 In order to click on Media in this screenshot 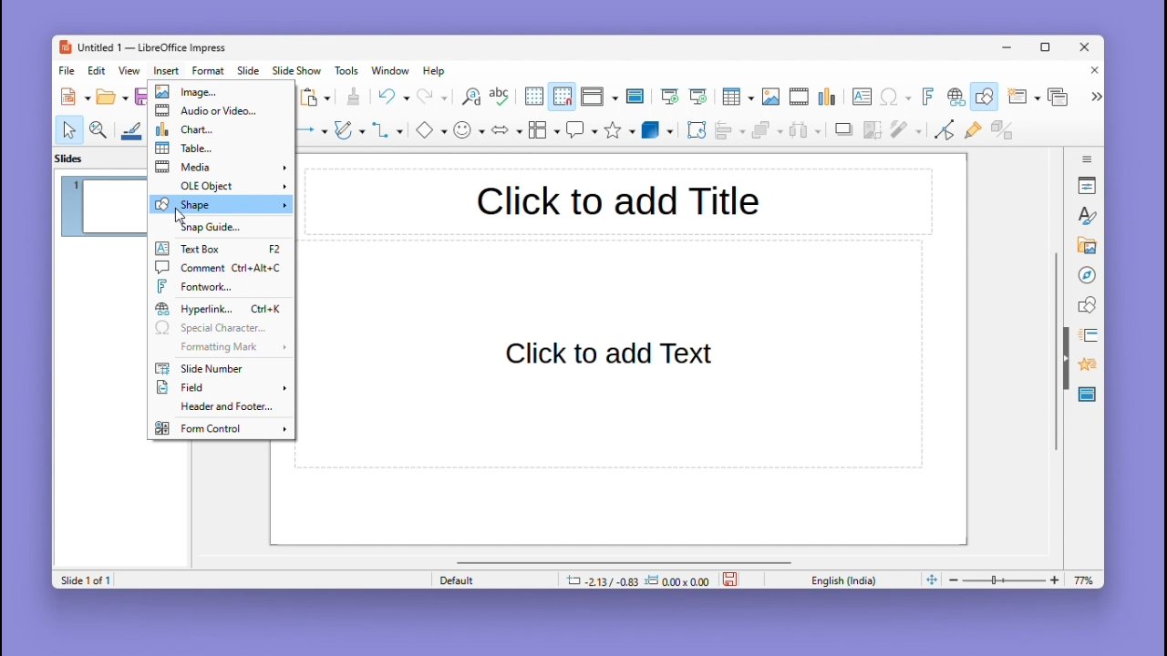, I will do `click(221, 167)`.